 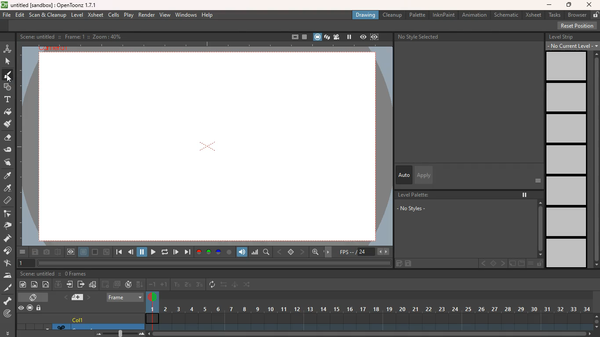 I want to click on 0 Frames, so click(x=76, y=274).